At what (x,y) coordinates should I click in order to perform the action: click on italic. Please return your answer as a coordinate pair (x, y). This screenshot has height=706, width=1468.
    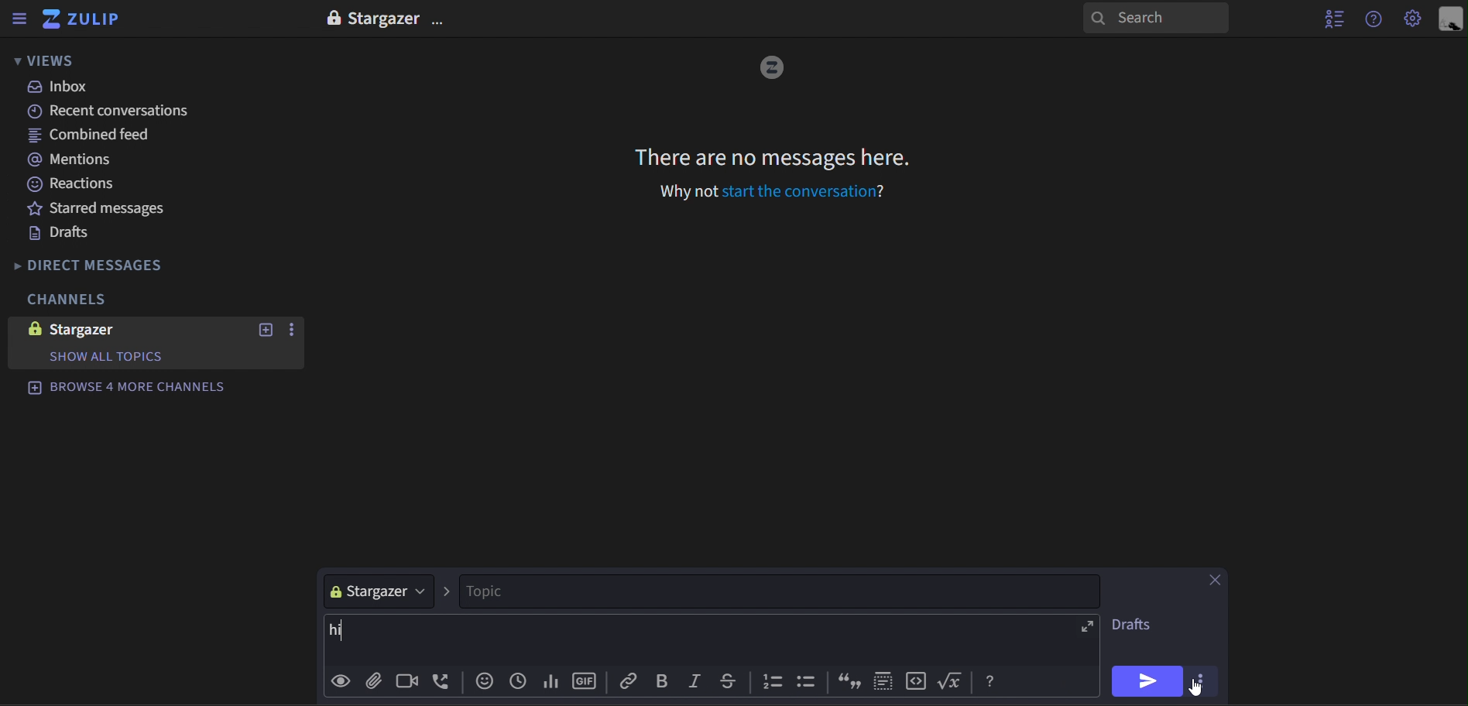
    Looking at the image, I should click on (698, 684).